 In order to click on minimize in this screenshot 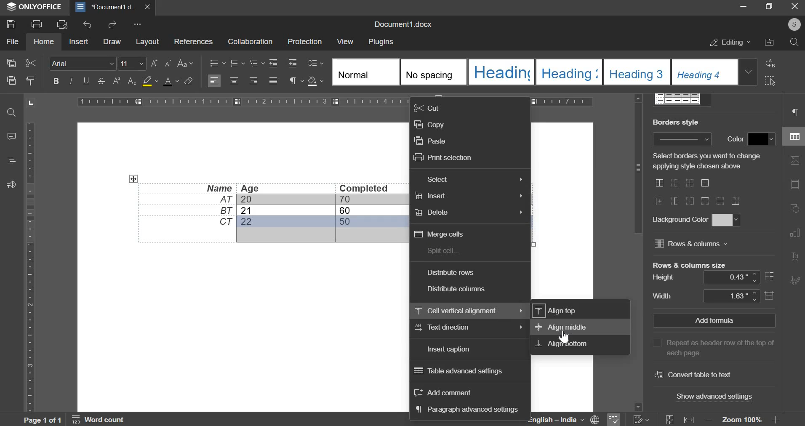, I will do `click(744, 5)`.